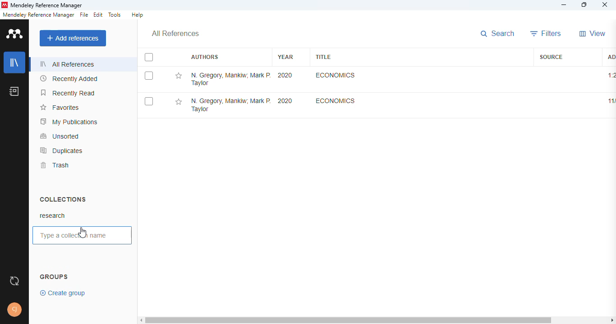 Image resolution: width=616 pixels, height=324 pixels. I want to click on added, so click(610, 56).